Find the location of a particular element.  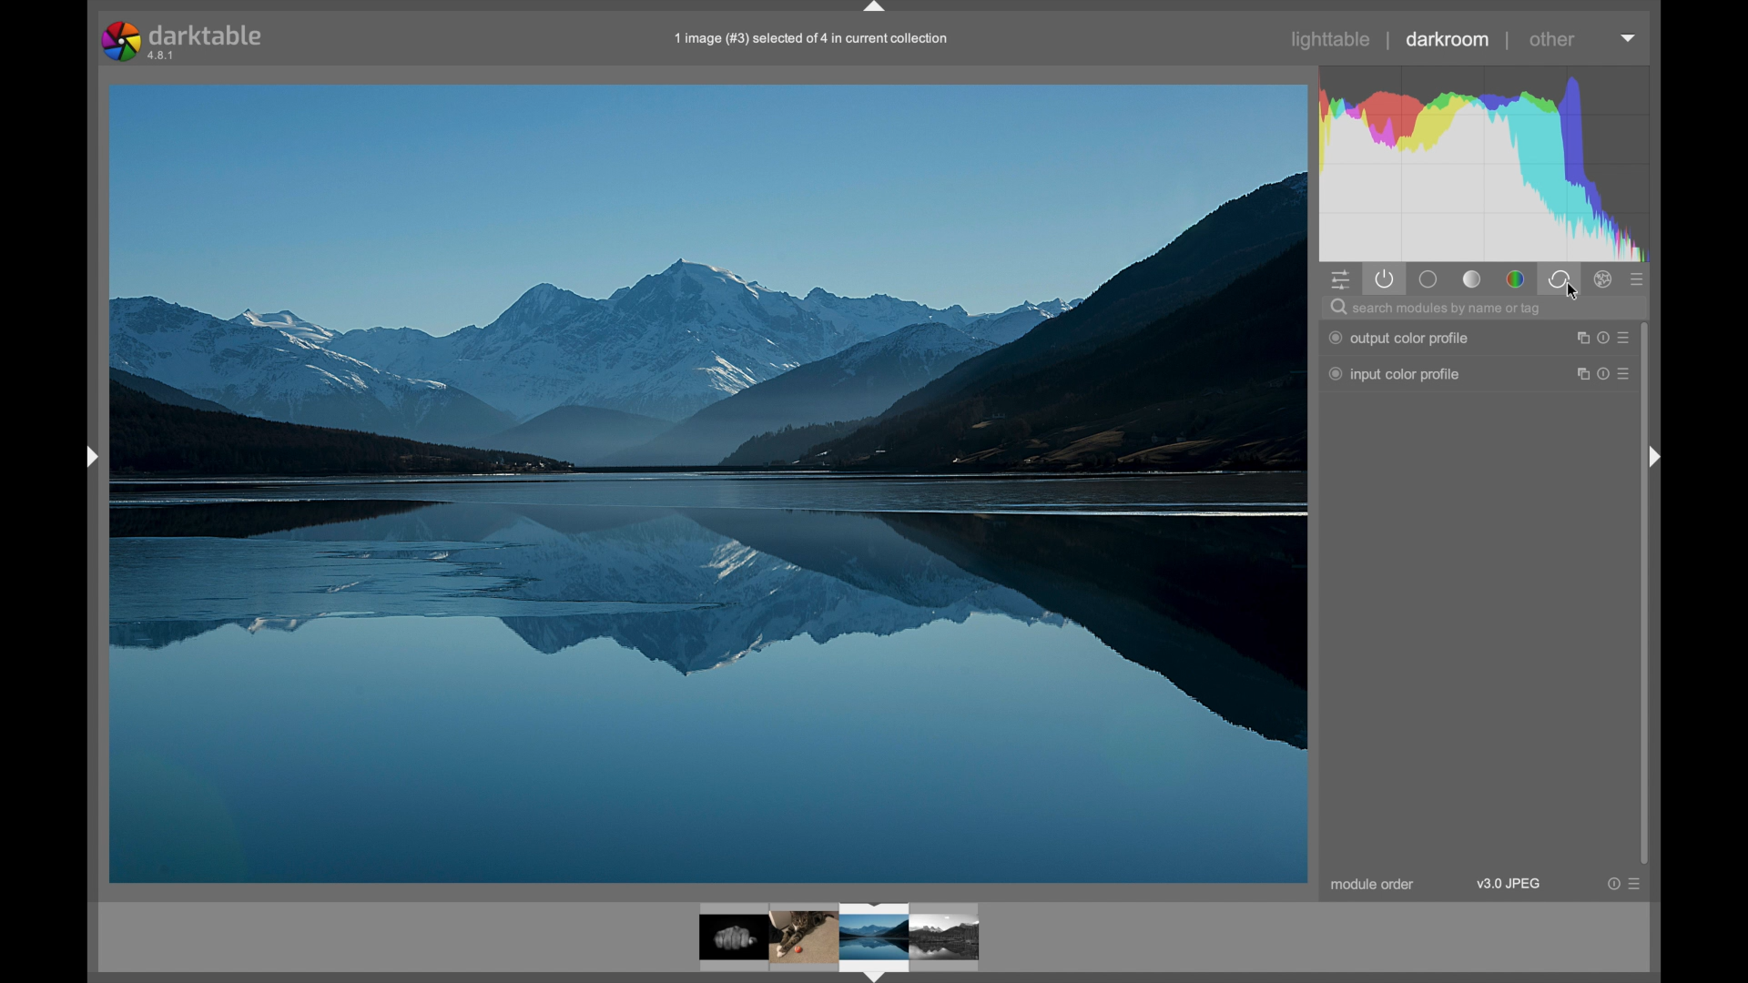

dropdown is located at coordinates (1629, 38).